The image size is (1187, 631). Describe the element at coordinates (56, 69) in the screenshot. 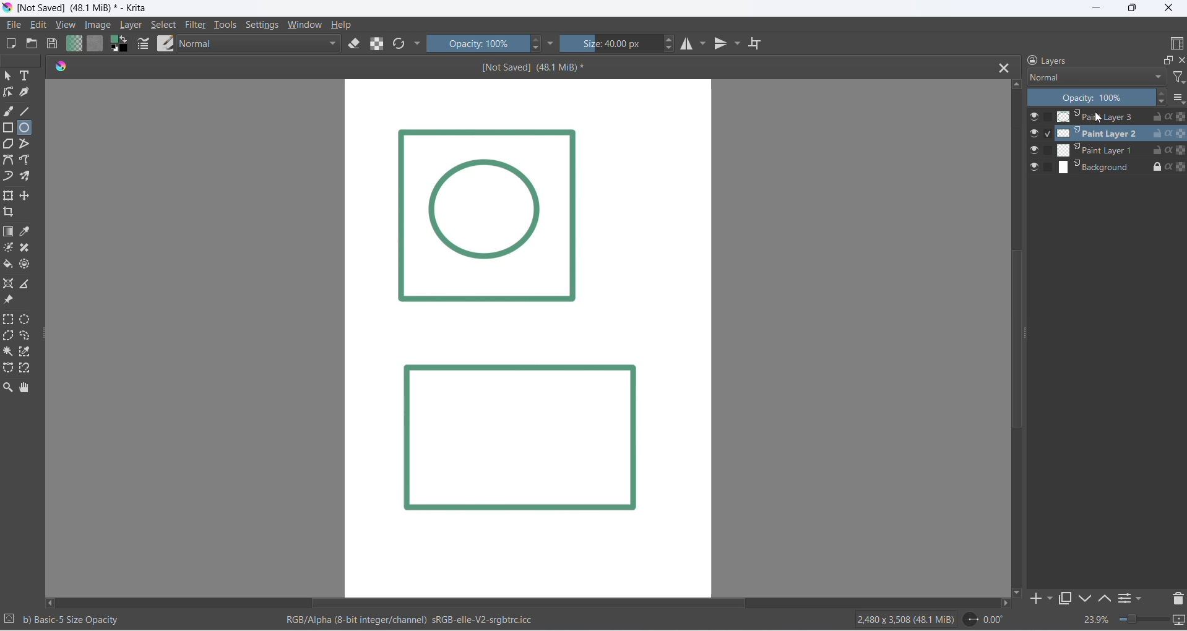

I see `icon` at that location.